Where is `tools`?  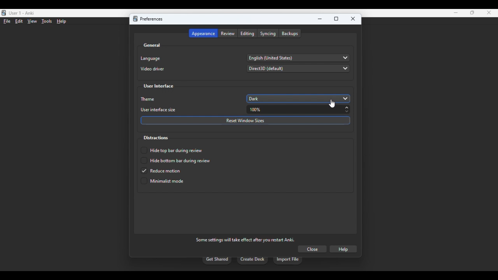 tools is located at coordinates (47, 21).